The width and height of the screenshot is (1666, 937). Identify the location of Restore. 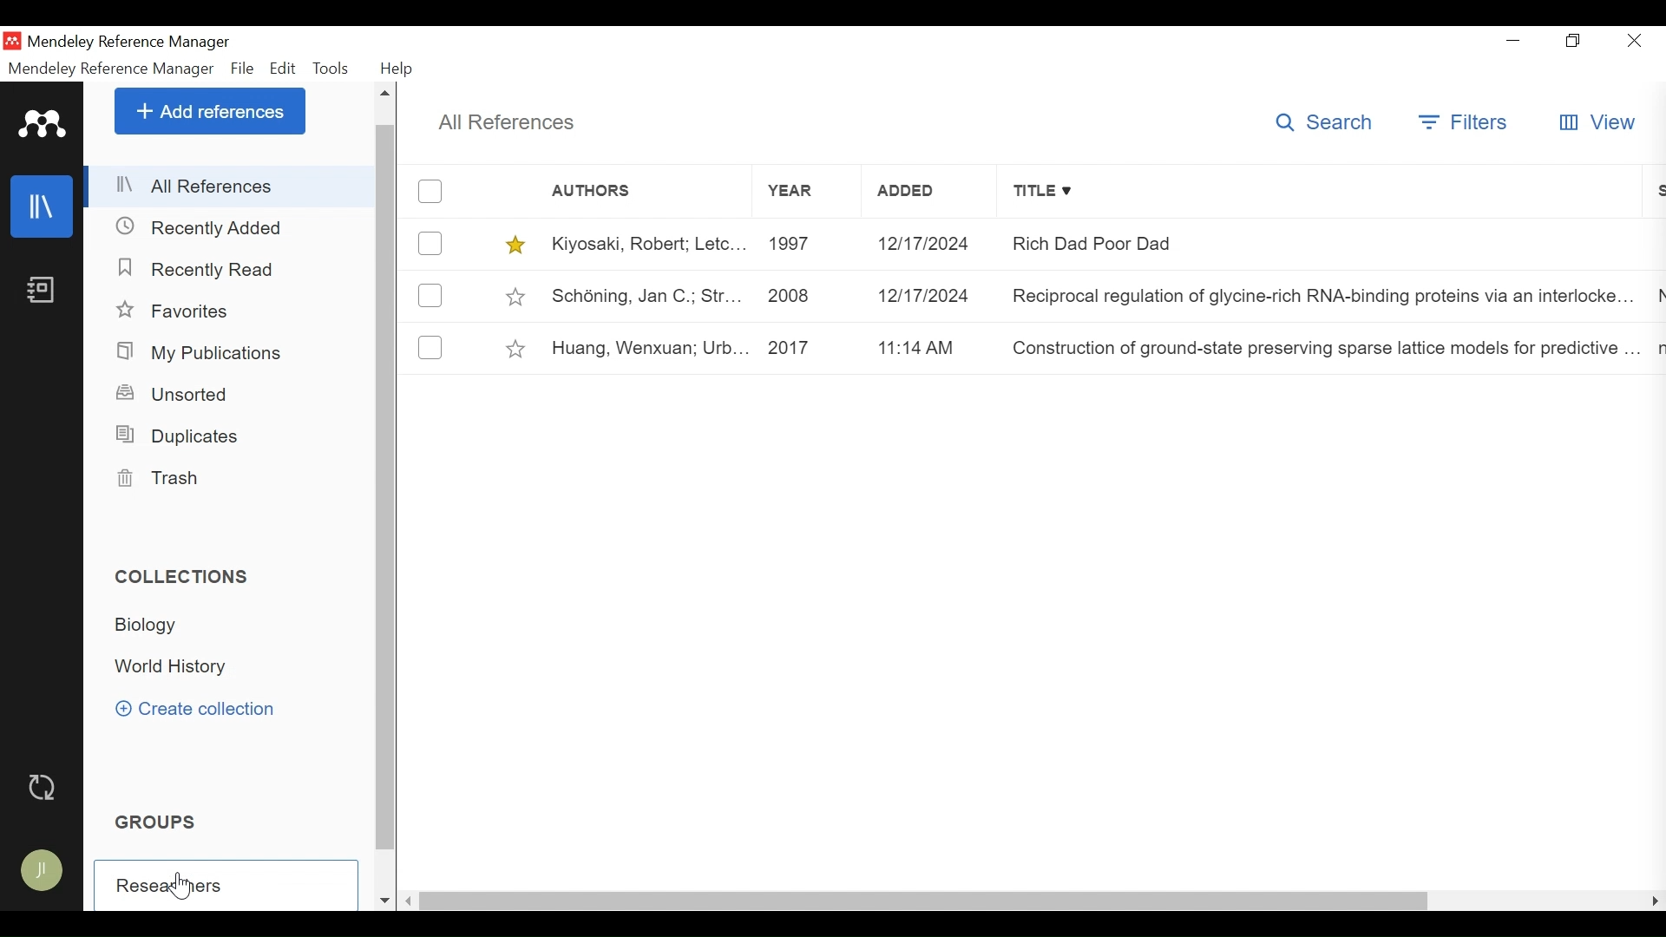
(1573, 40).